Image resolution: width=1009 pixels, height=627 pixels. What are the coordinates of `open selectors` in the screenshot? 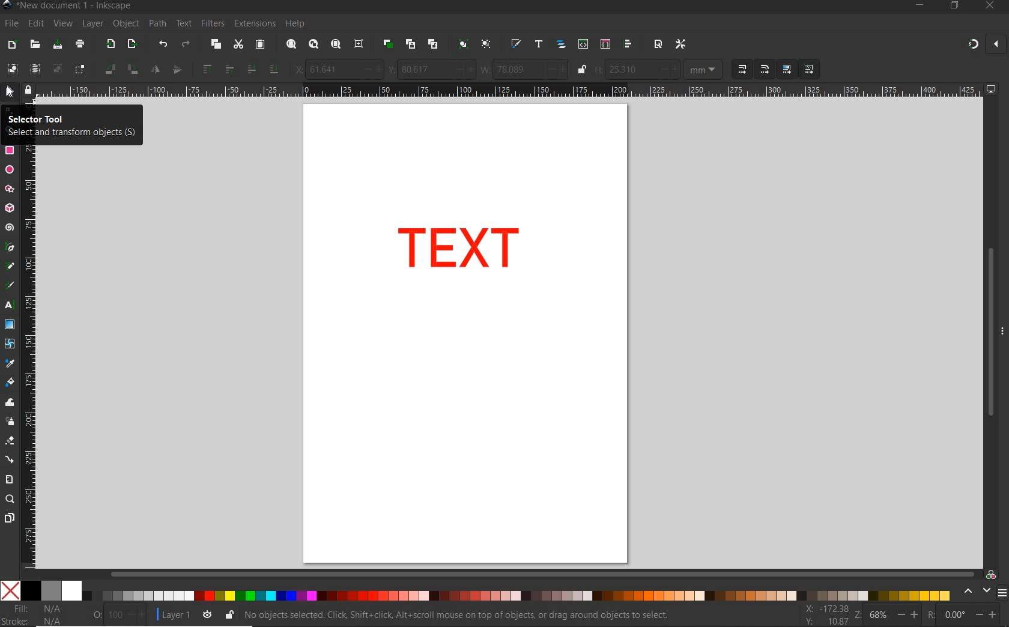 It's located at (605, 44).